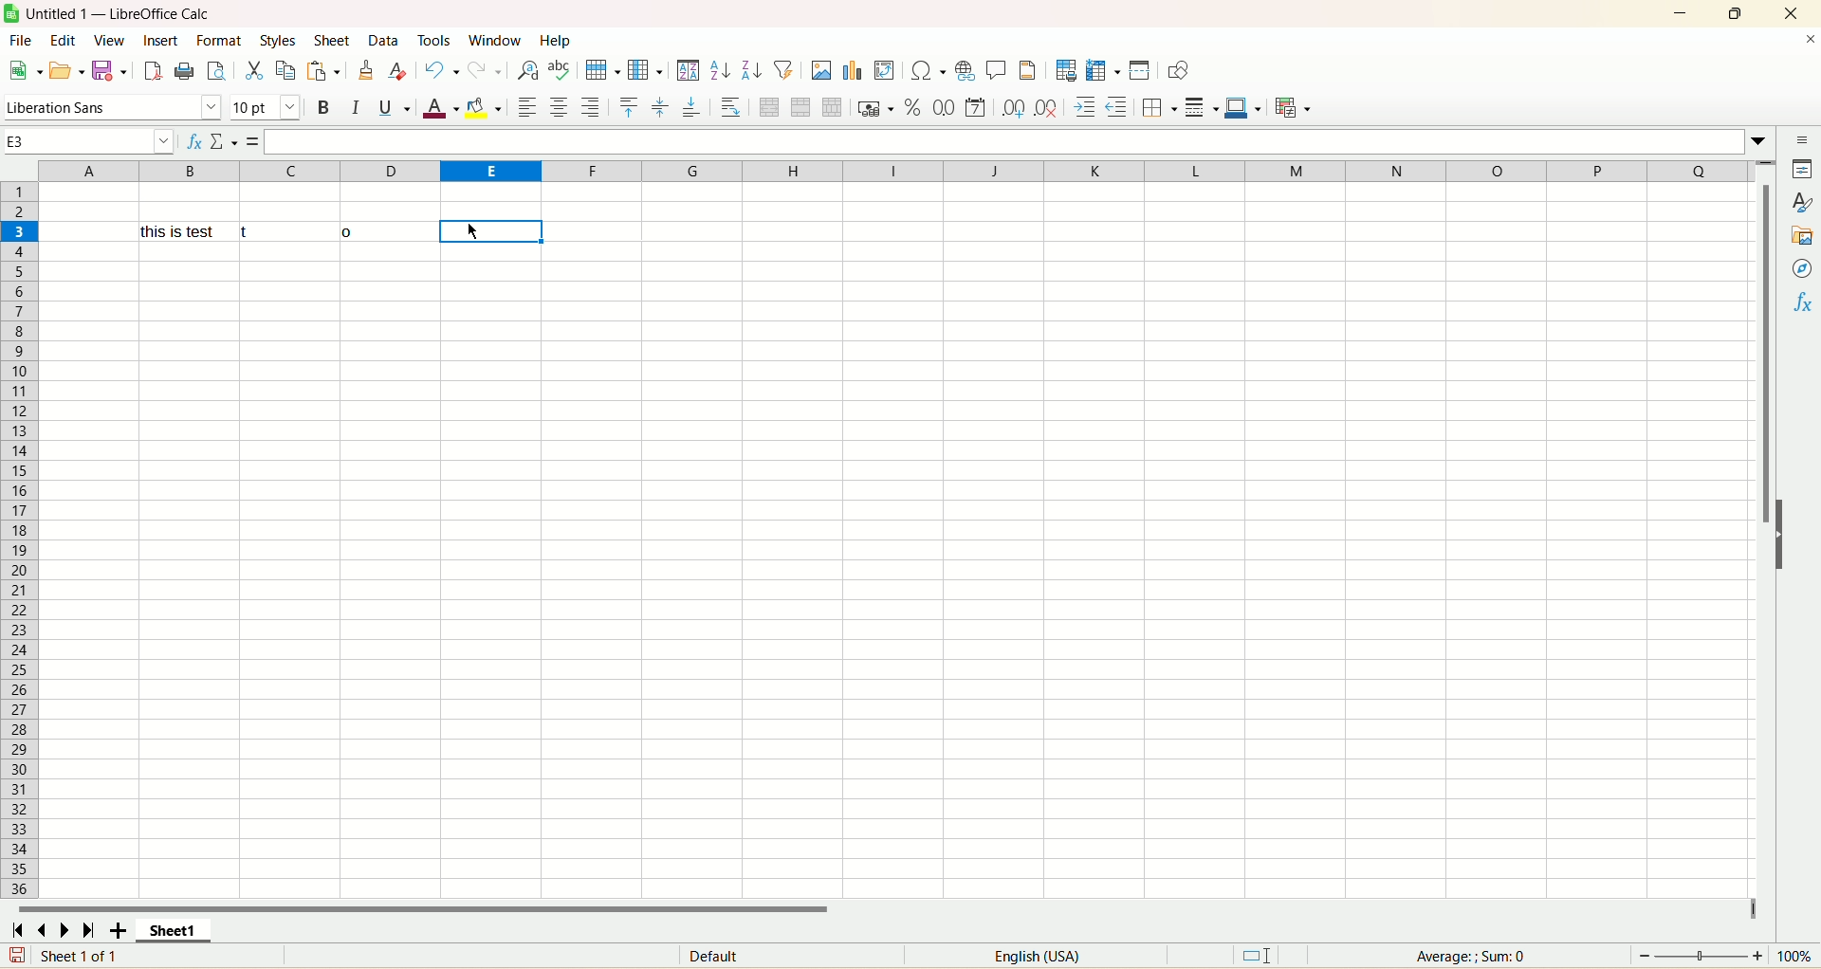  I want to click on sort descending, so click(750, 72).